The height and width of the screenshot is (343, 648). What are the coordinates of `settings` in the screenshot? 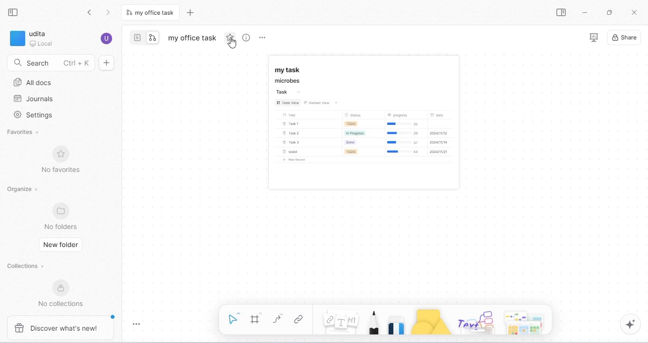 It's located at (36, 114).